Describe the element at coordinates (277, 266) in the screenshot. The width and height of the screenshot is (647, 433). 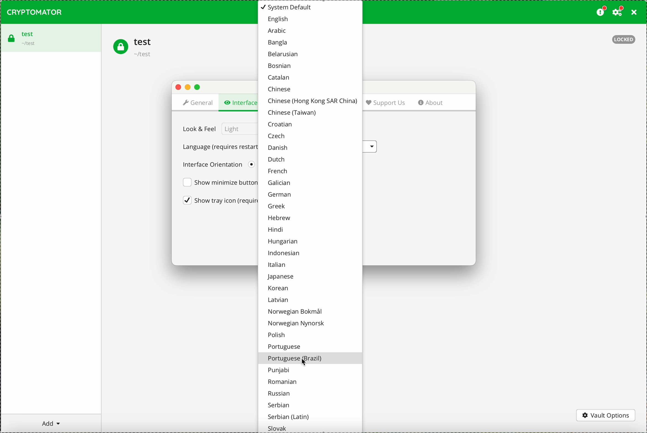
I see `italian` at that location.